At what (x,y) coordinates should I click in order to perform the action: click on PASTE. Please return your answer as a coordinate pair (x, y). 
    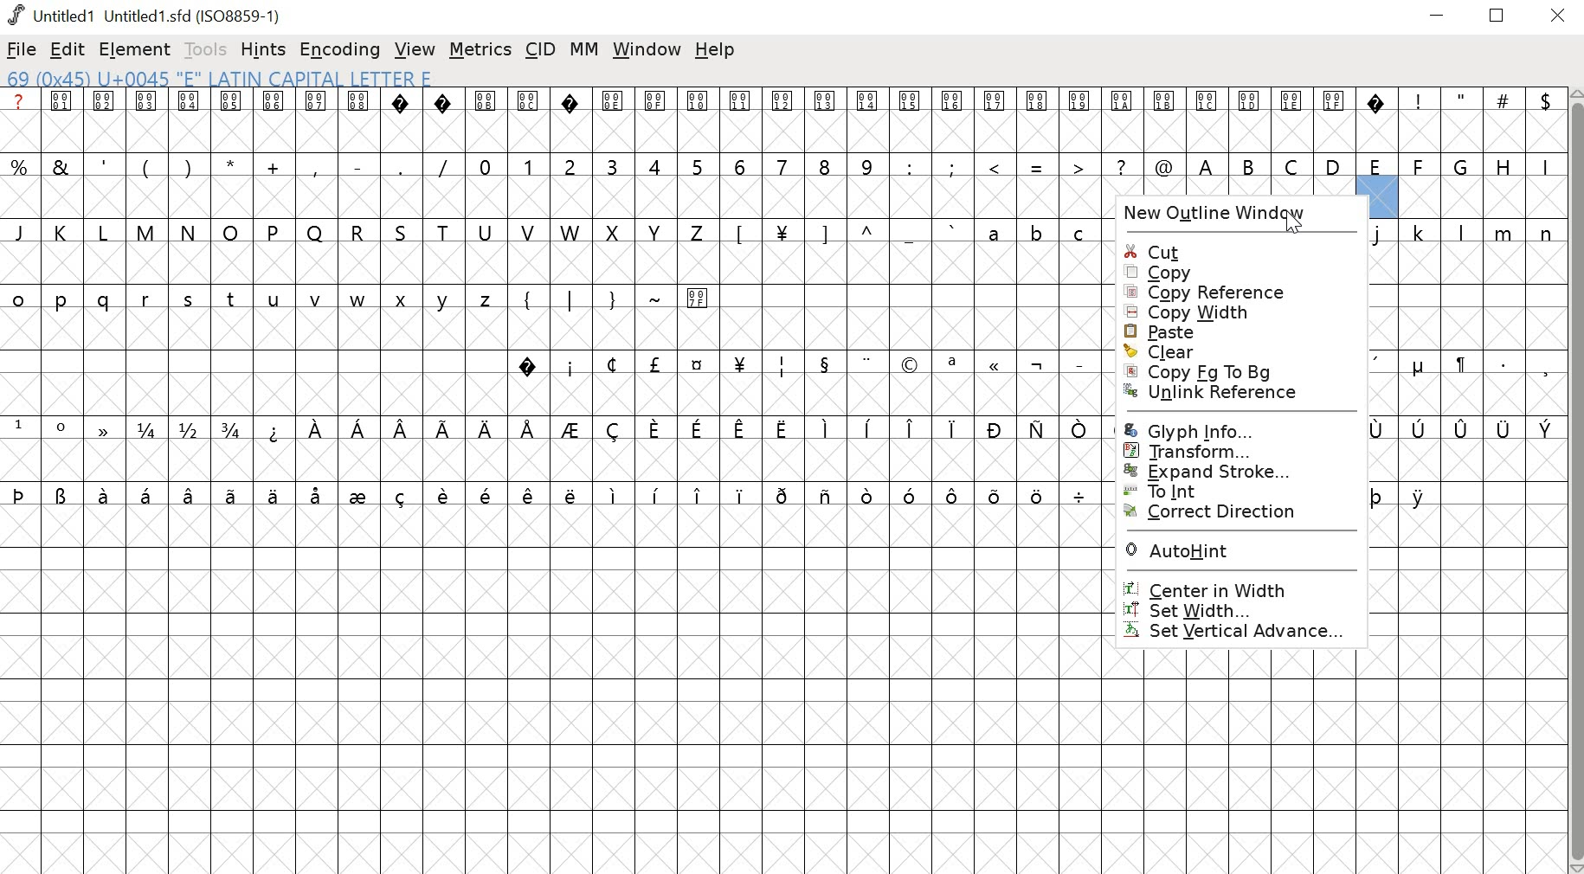
    Looking at the image, I should click on (1233, 333).